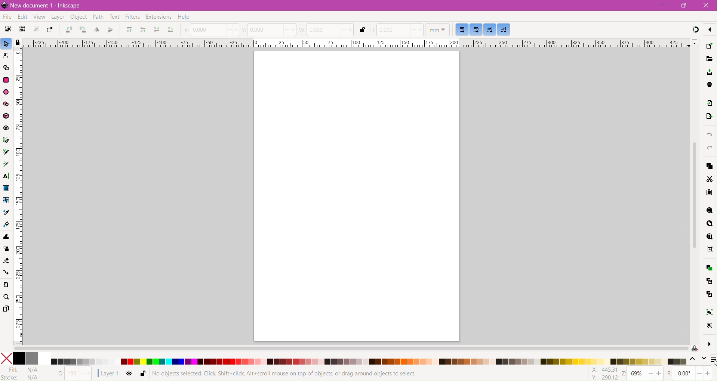 The height and width of the screenshot is (381, 717). Describe the element at coordinates (210, 29) in the screenshot. I see `Set the position of X coordinate of the cursor` at that location.